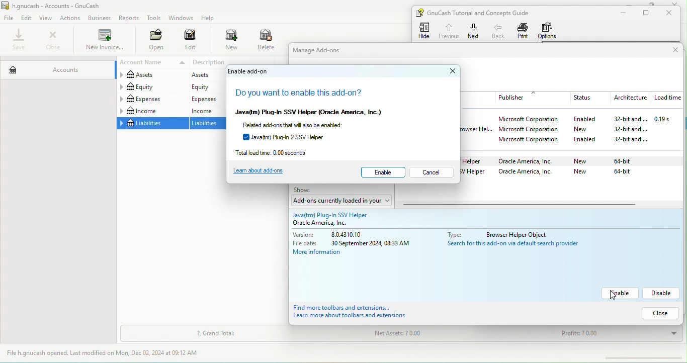 This screenshot has height=363, width=687. I want to click on gnu cash tutorial and concepts guide, so click(482, 13).